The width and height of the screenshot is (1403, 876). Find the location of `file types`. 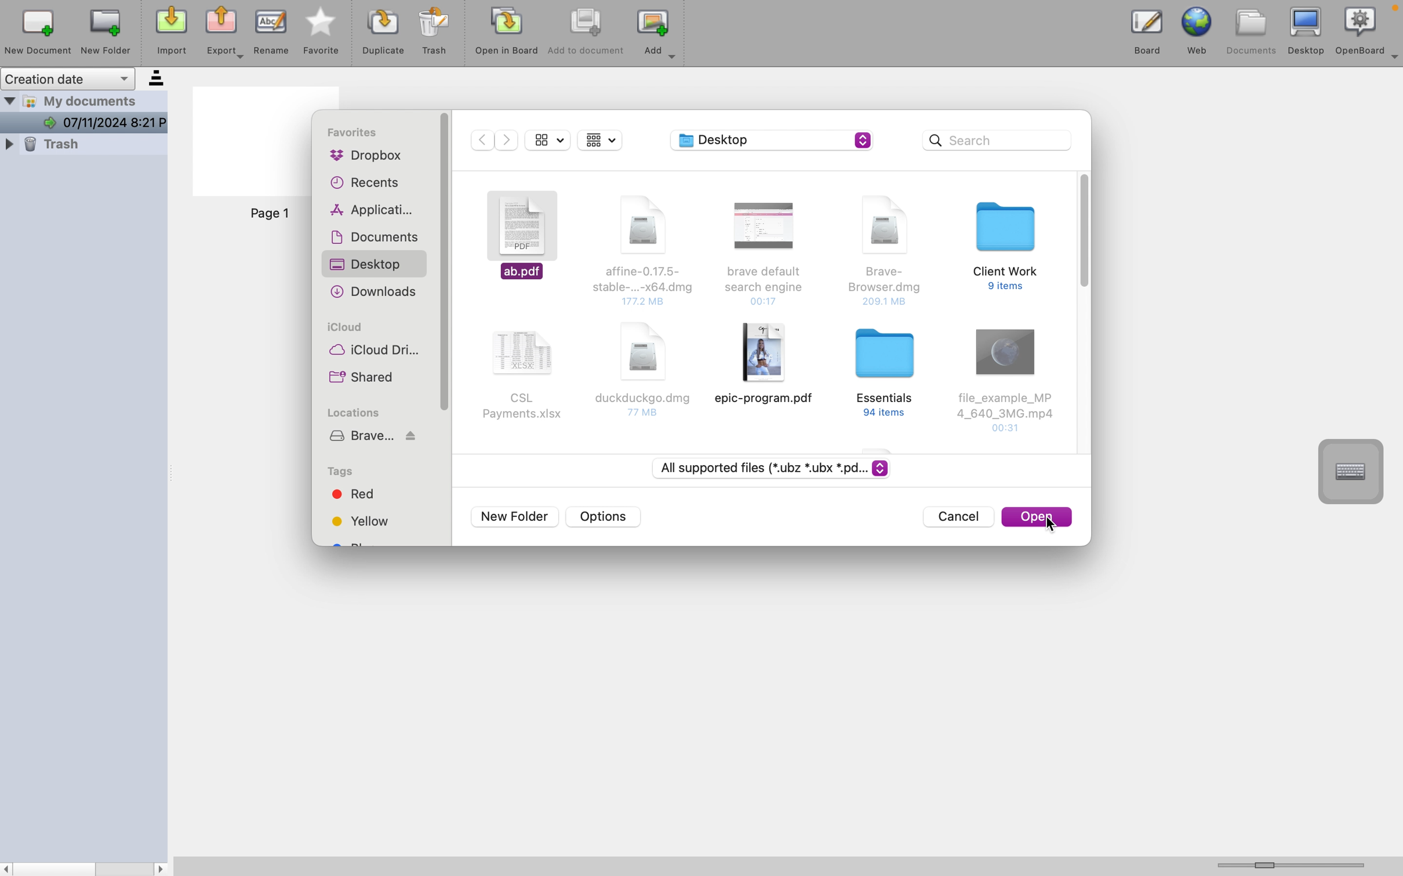

file types is located at coordinates (773, 468).